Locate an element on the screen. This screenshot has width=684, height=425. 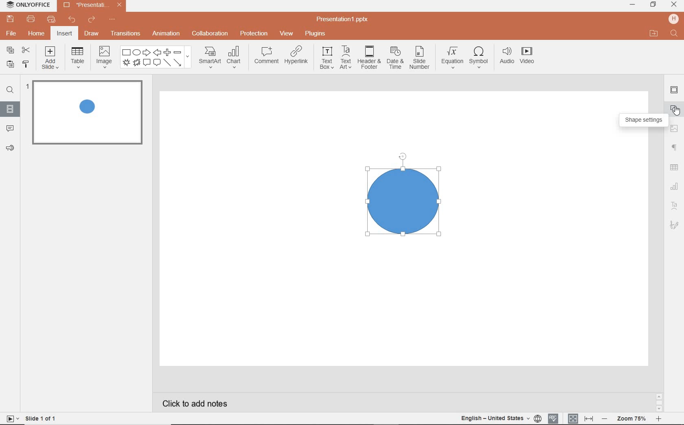
equation is located at coordinates (452, 57).